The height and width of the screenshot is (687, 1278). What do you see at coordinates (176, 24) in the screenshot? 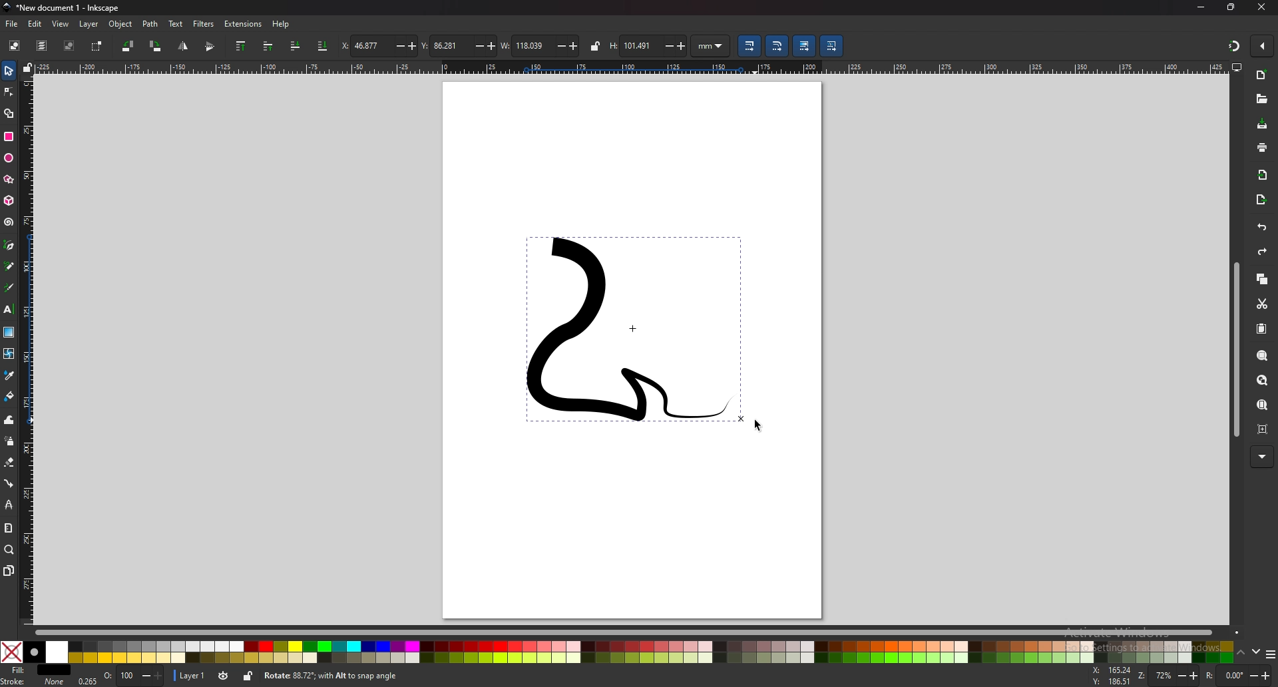
I see `text` at bounding box center [176, 24].